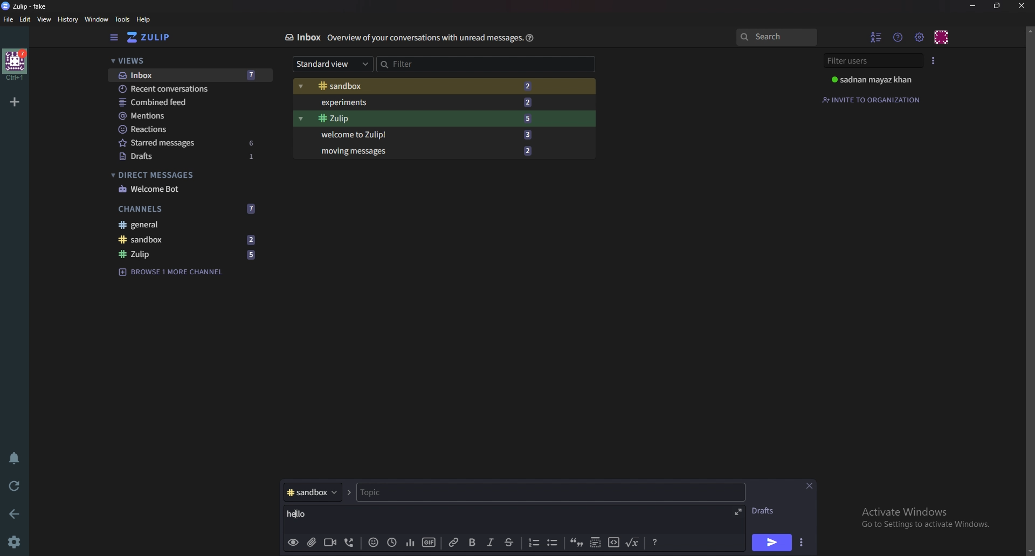 The height and width of the screenshot is (556, 1035). Describe the element at coordinates (333, 63) in the screenshot. I see `Standard view` at that location.